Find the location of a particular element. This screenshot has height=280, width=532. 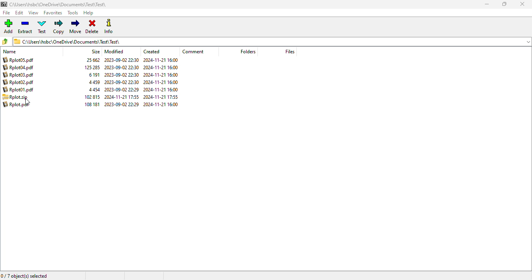

2024-11-21 16:00 is located at coordinates (160, 89).